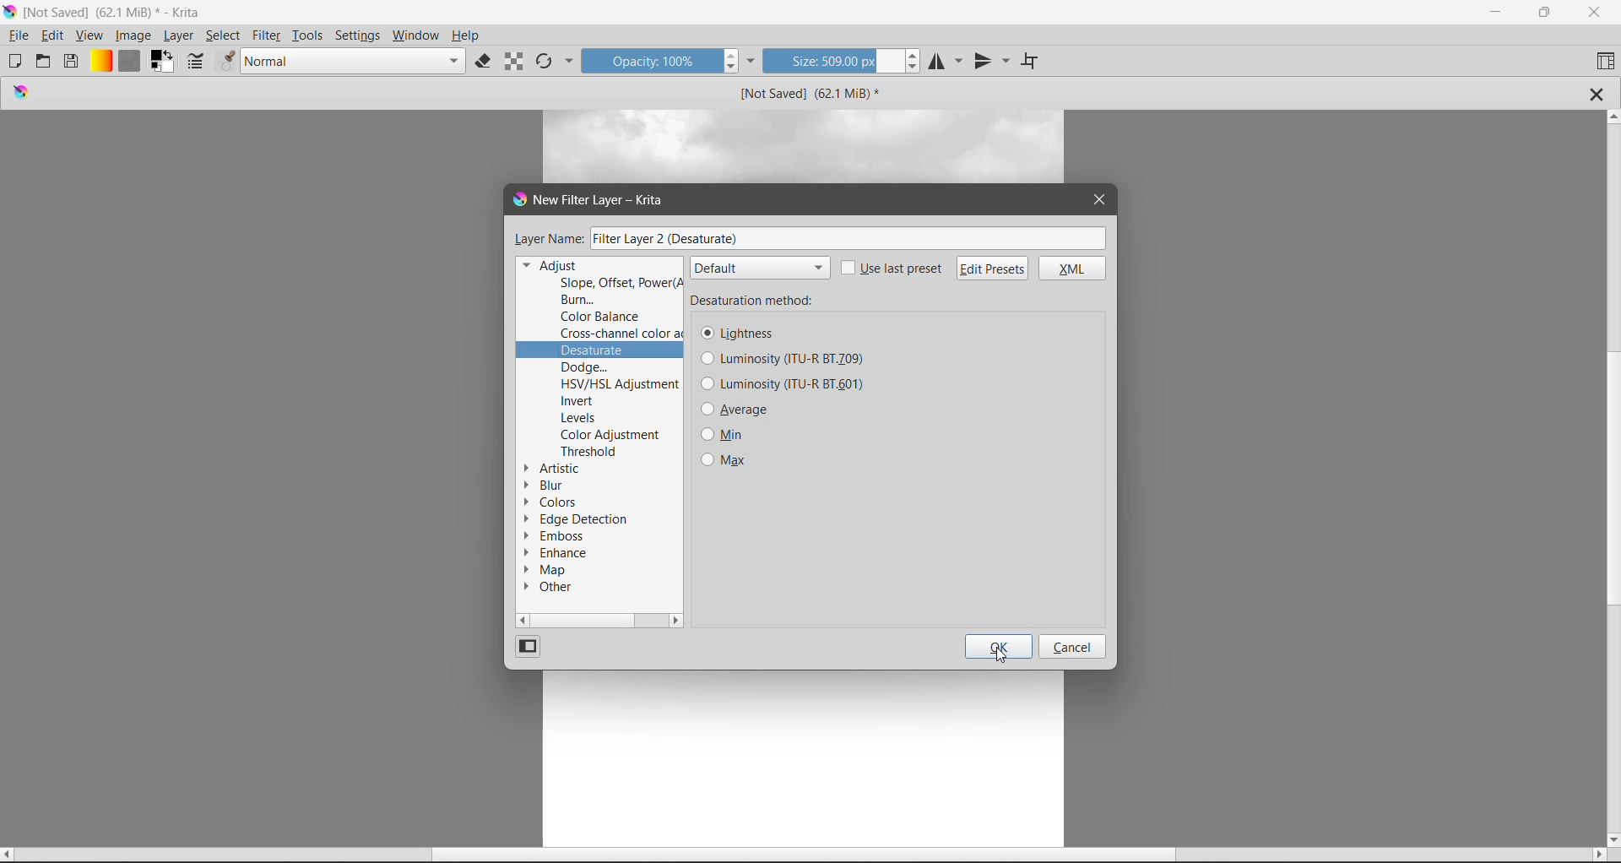  I want to click on Edit, so click(54, 35).